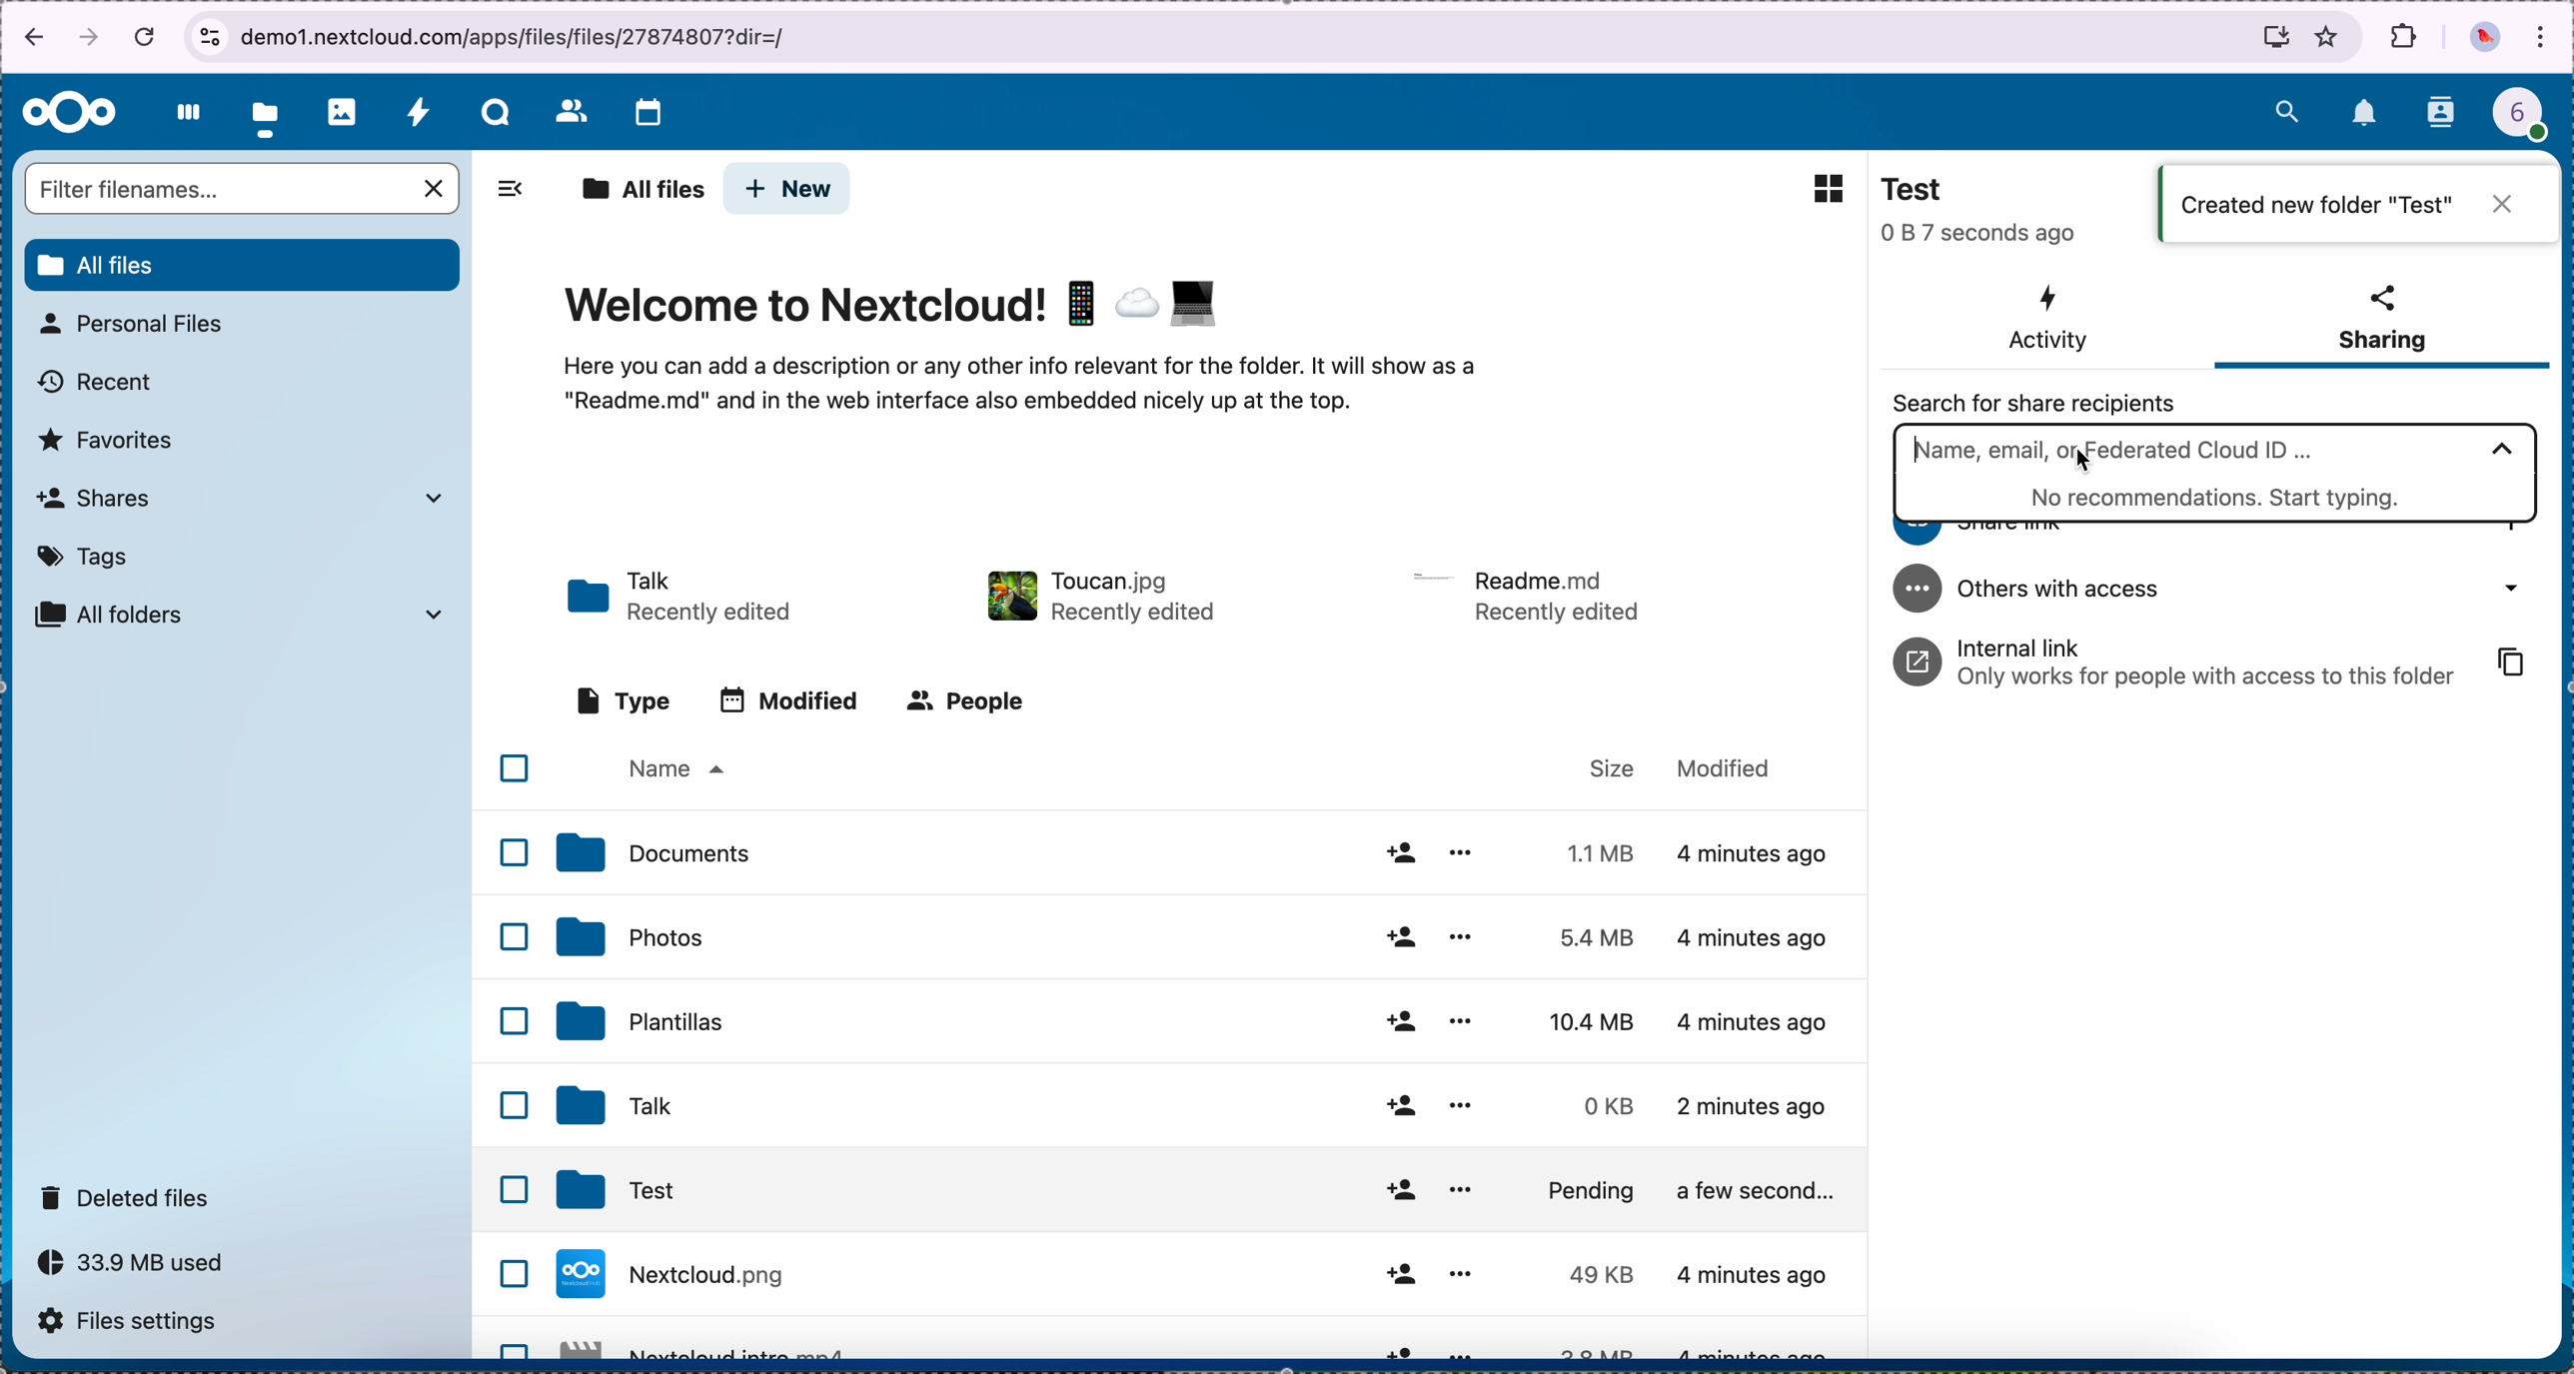 The height and width of the screenshot is (1374, 2574). I want to click on extensions, so click(2405, 36).